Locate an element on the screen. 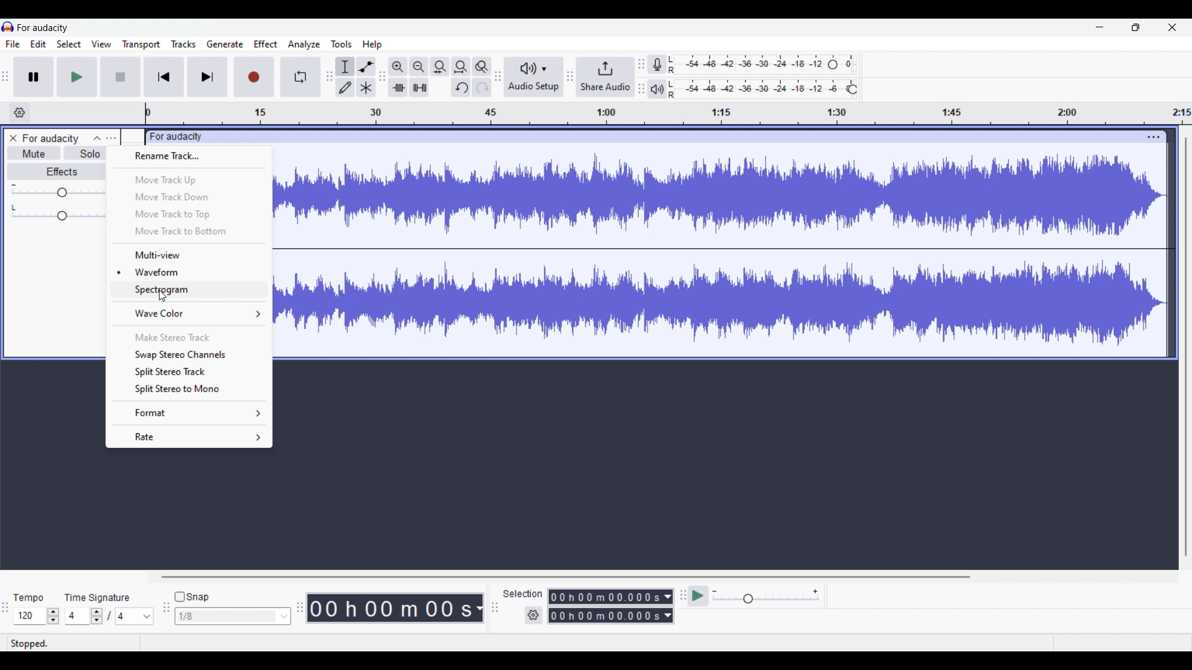 The image size is (1192, 670). Undo is located at coordinates (461, 87).